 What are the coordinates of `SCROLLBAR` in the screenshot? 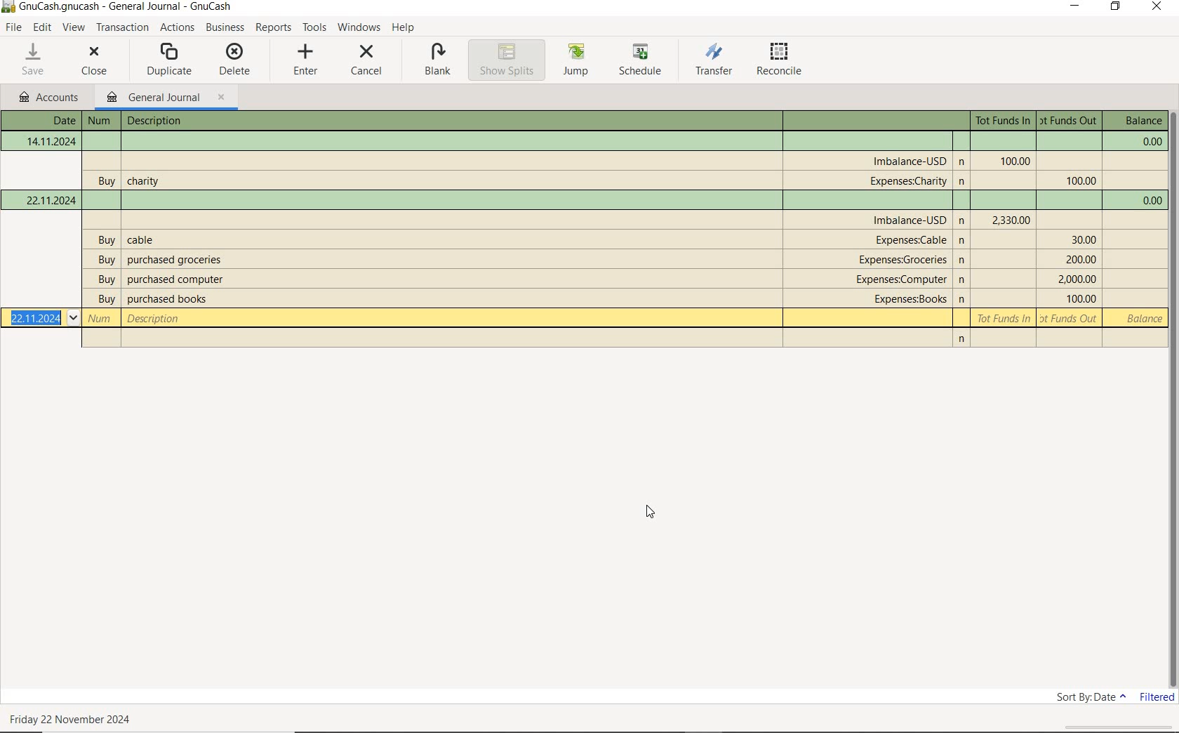 It's located at (1172, 398).